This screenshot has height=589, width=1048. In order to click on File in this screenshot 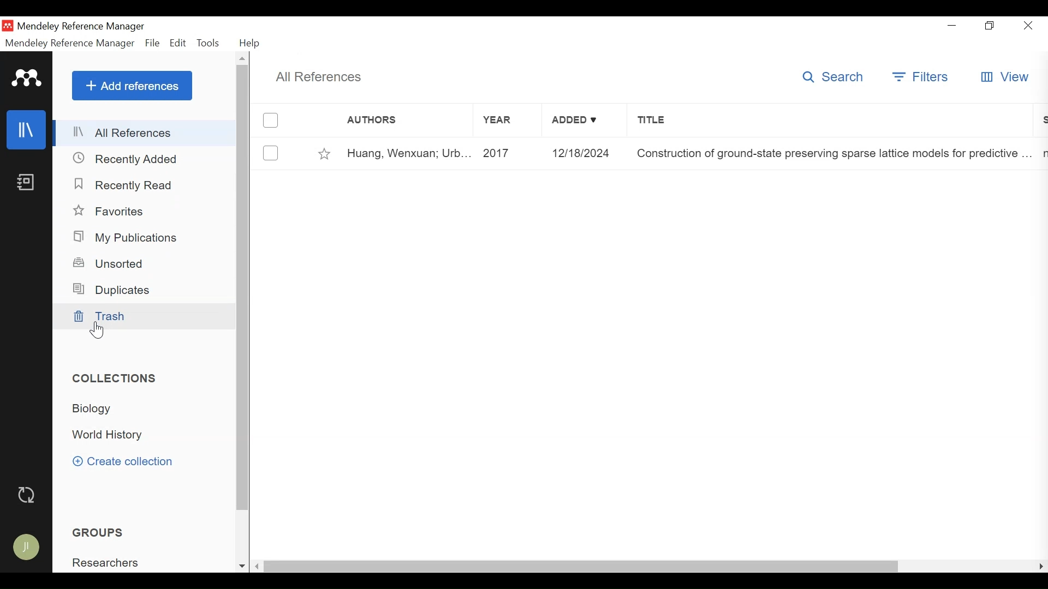, I will do `click(152, 43)`.